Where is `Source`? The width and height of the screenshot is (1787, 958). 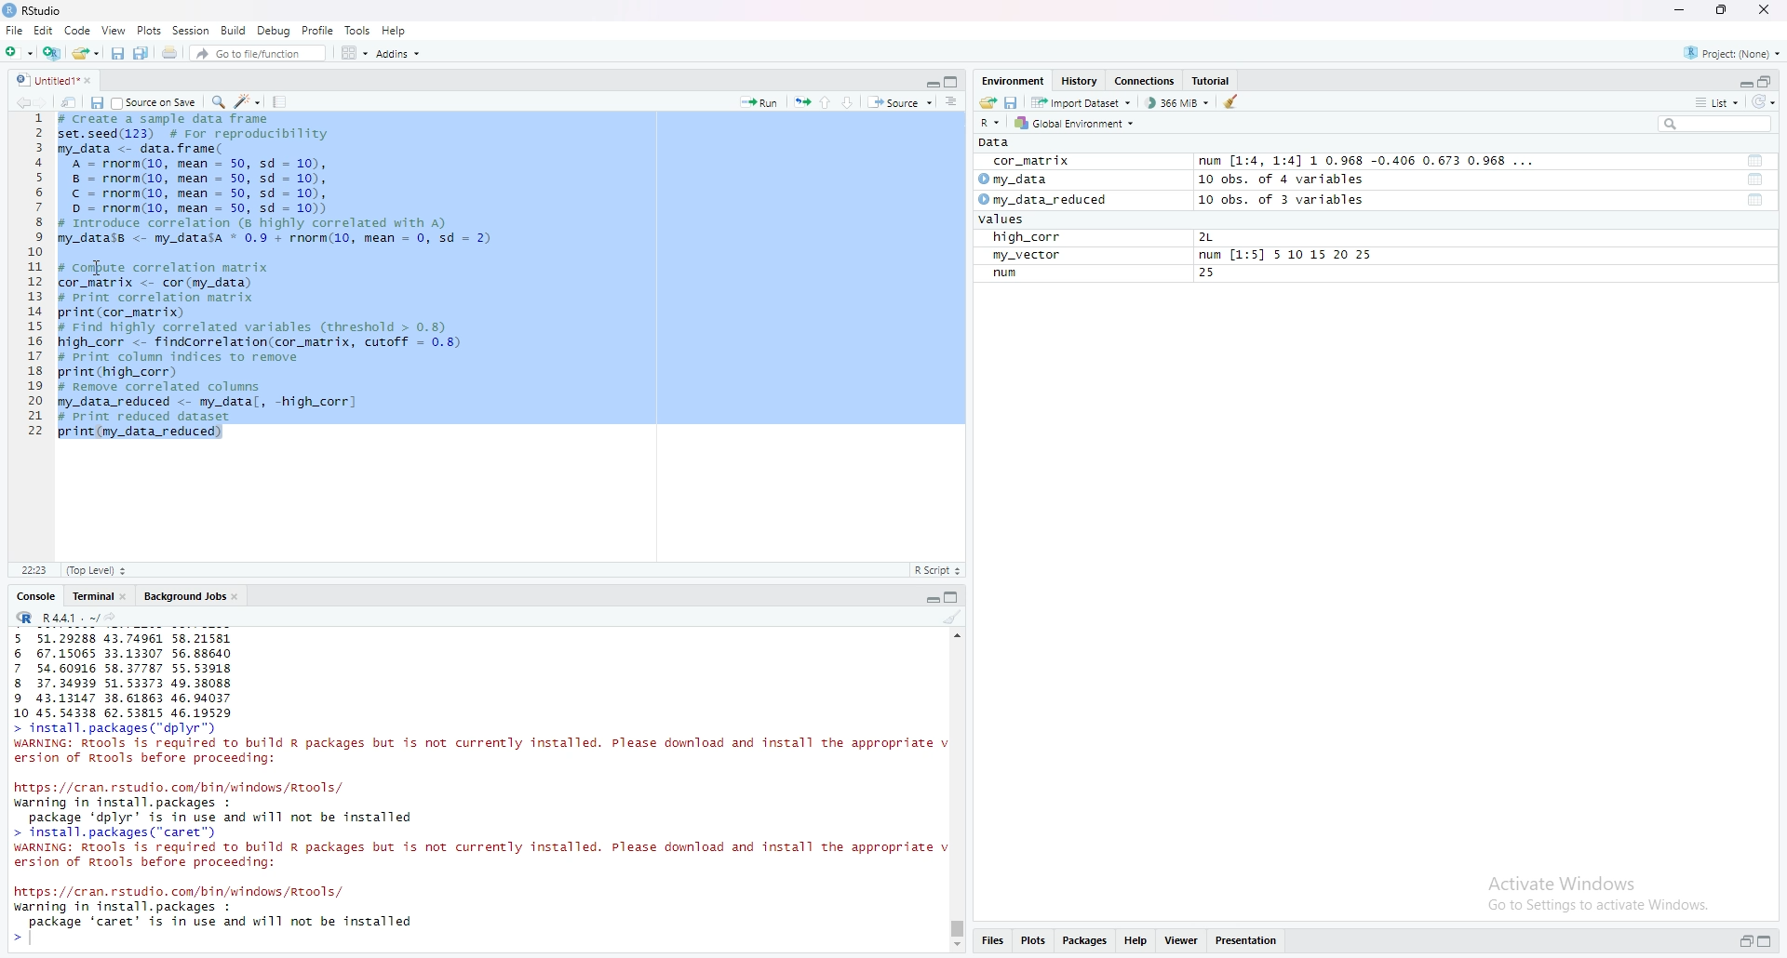
Source is located at coordinates (903, 102).